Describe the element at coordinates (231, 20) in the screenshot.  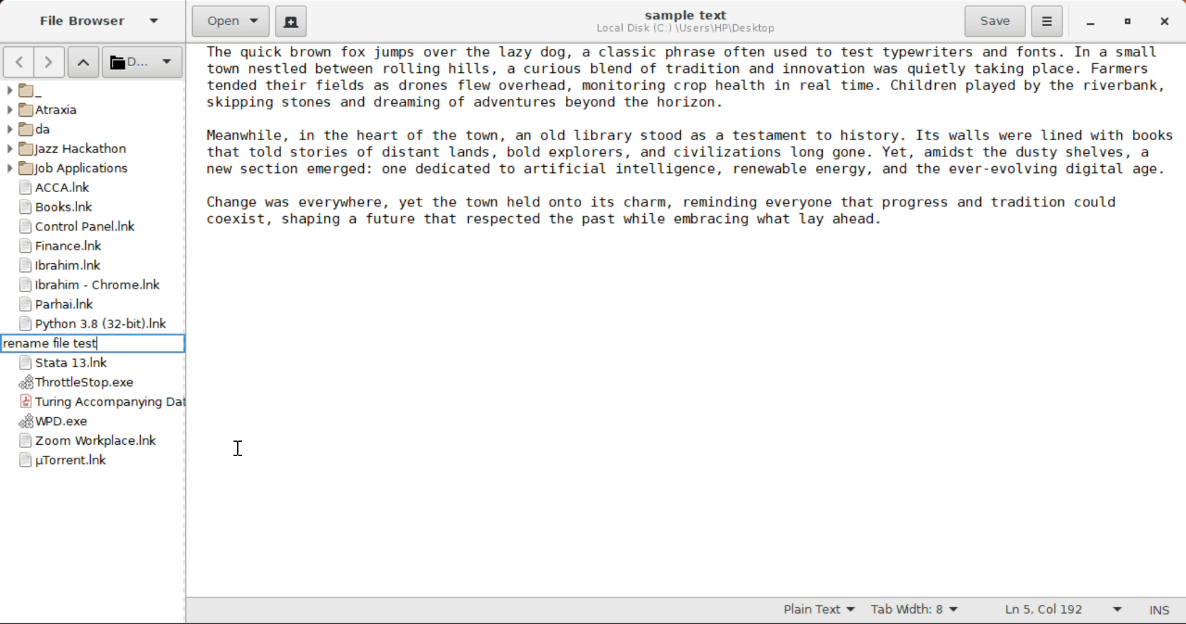
I see `Open Document` at that location.